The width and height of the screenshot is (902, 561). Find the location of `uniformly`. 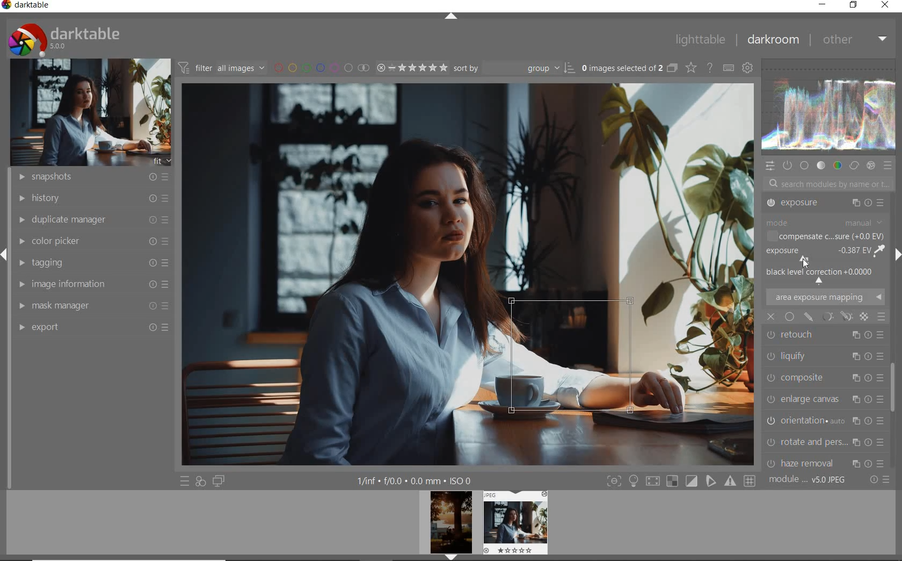

uniformly is located at coordinates (789, 317).